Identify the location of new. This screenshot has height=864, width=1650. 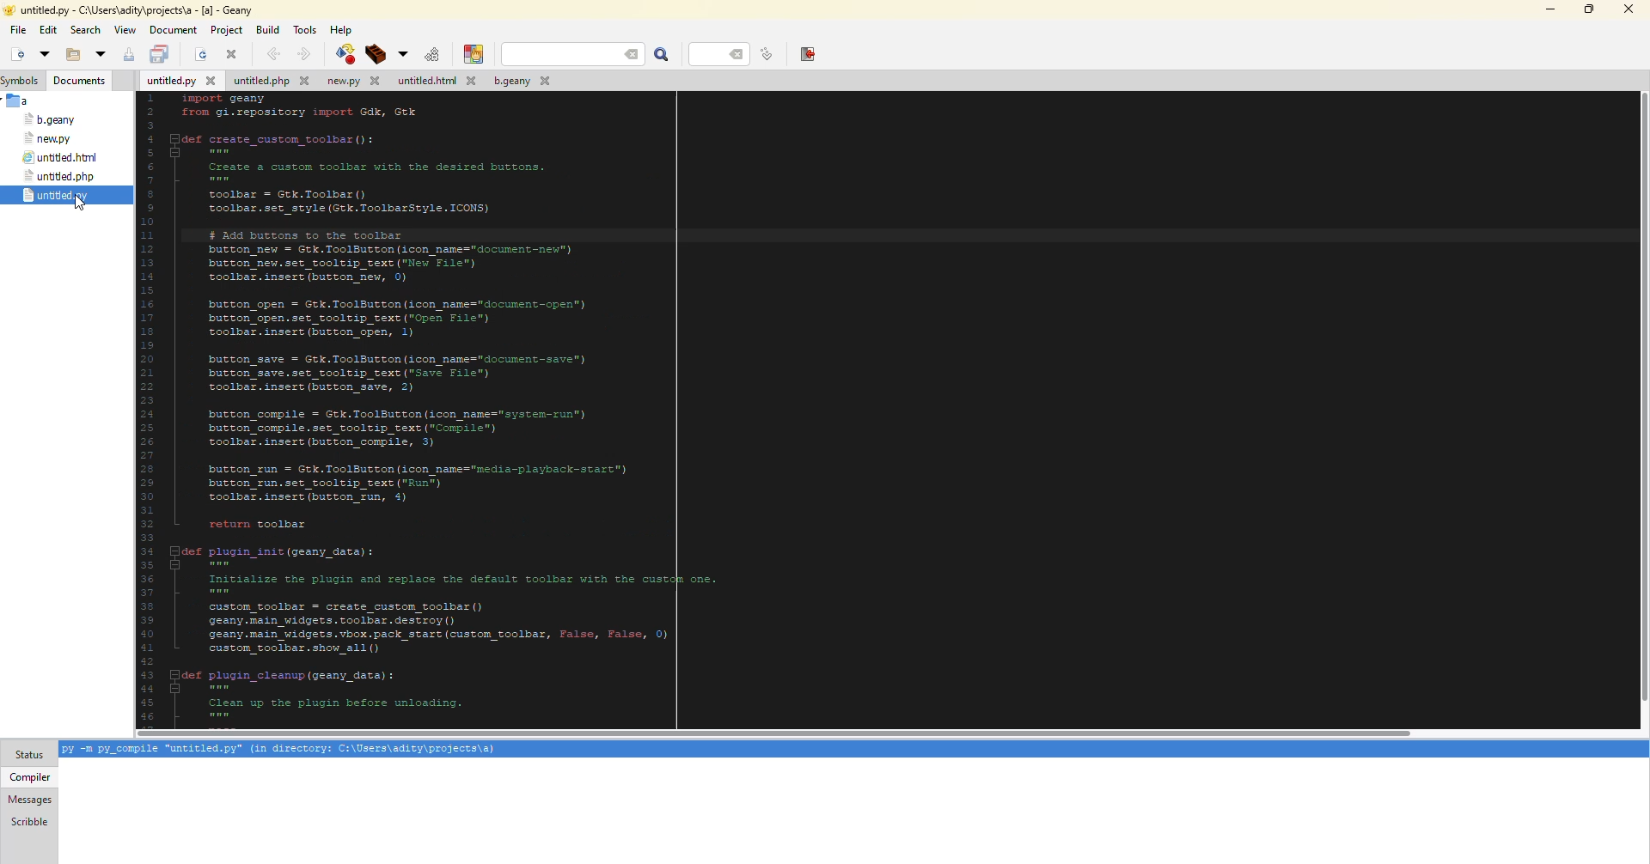
(15, 54).